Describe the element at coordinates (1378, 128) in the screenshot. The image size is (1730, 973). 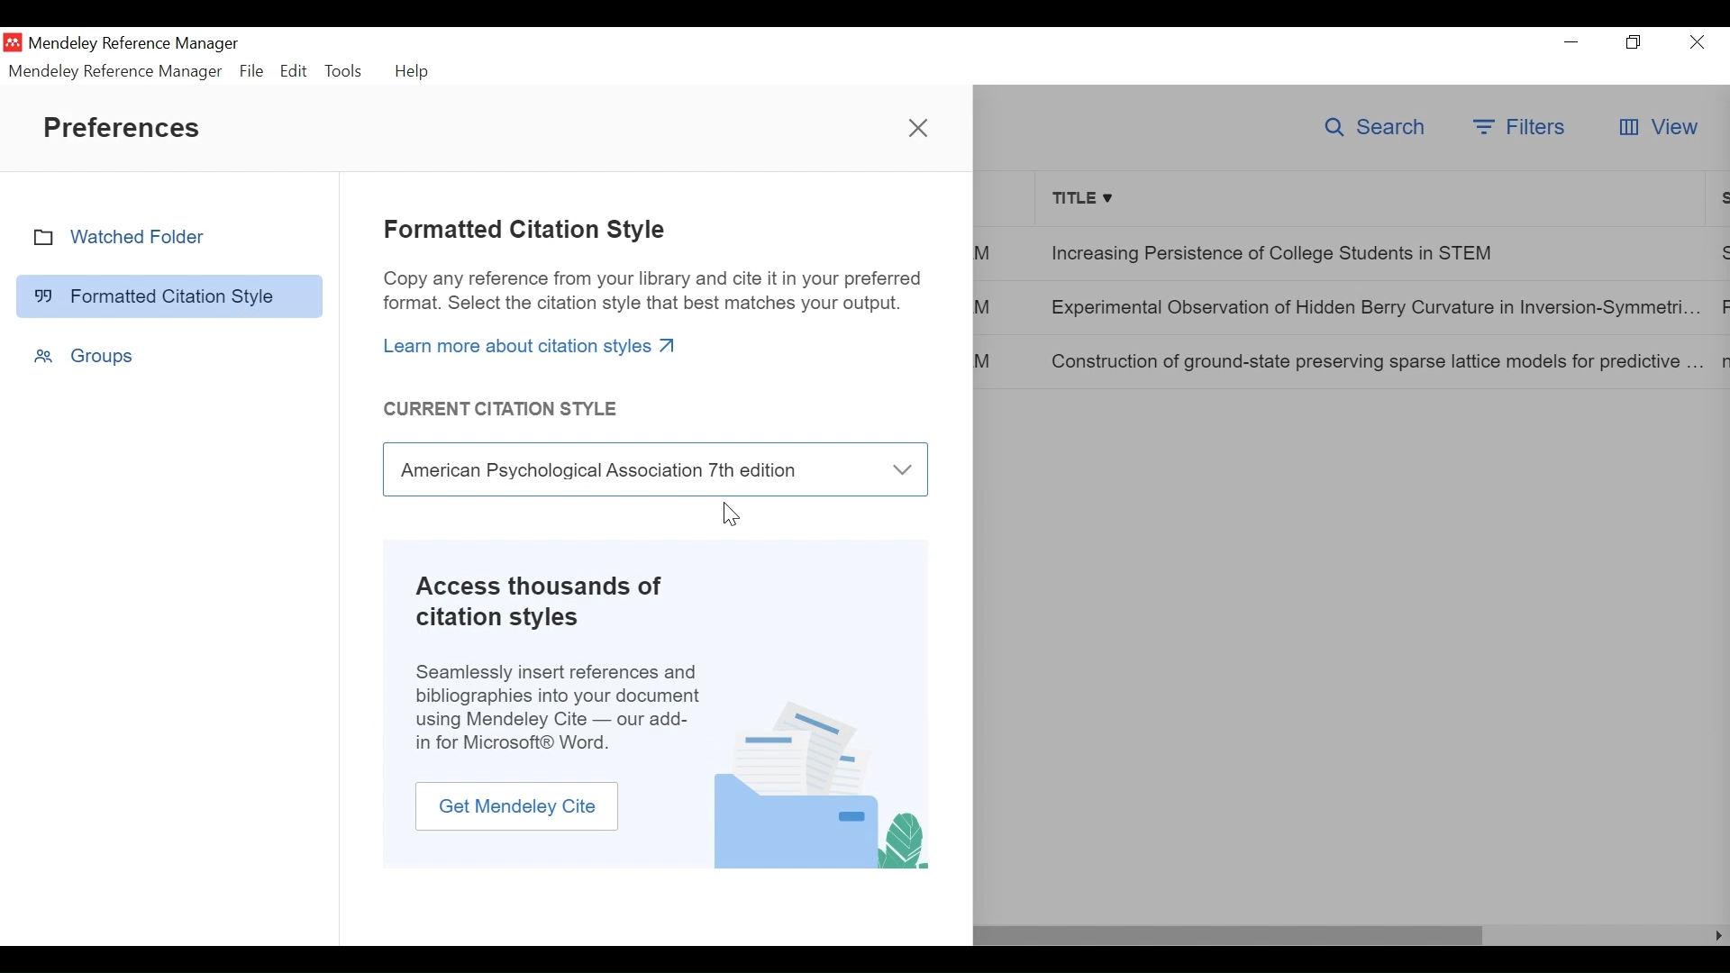
I see `Search ` at that location.